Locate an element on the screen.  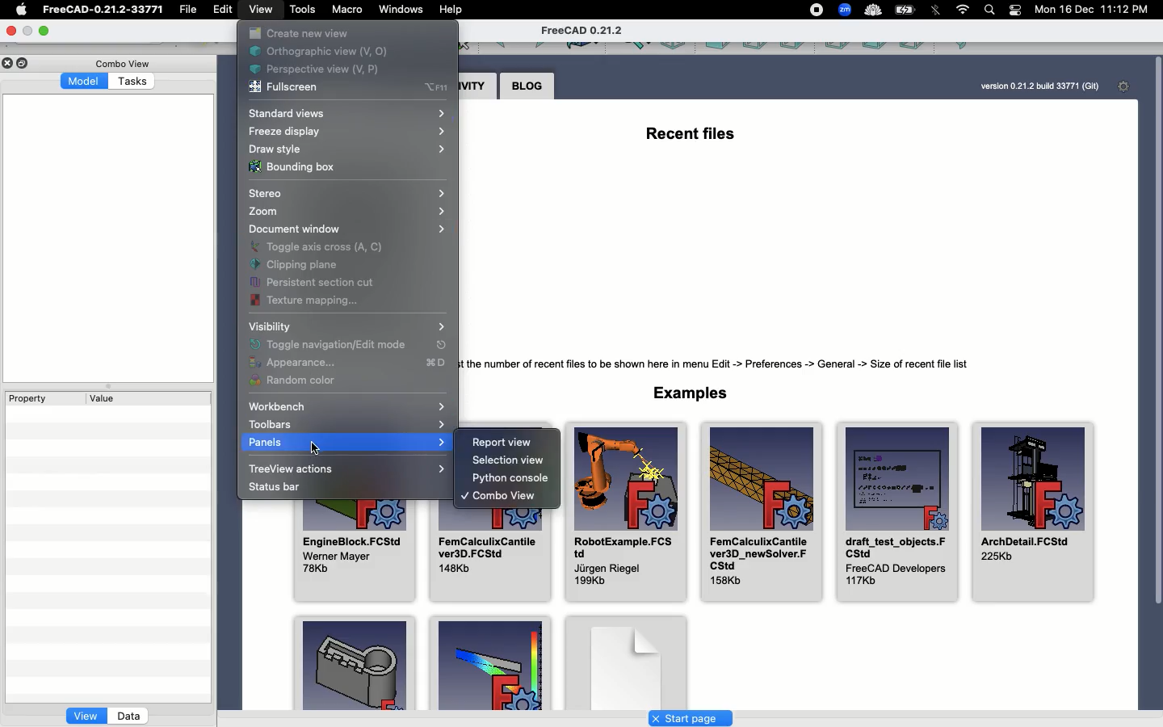
Persistent section cut is located at coordinates (318, 280).